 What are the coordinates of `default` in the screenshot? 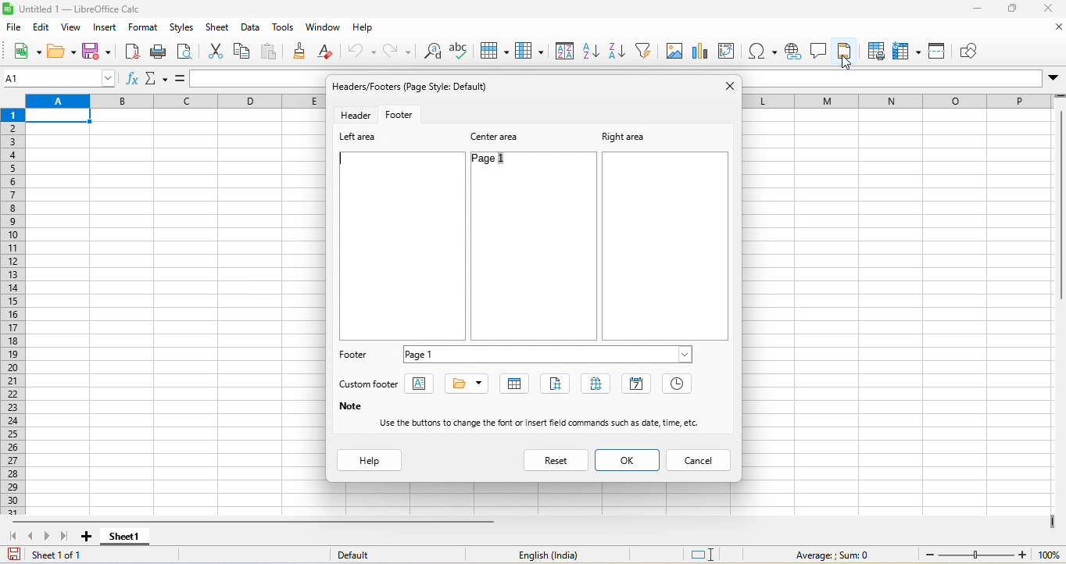 It's located at (361, 555).